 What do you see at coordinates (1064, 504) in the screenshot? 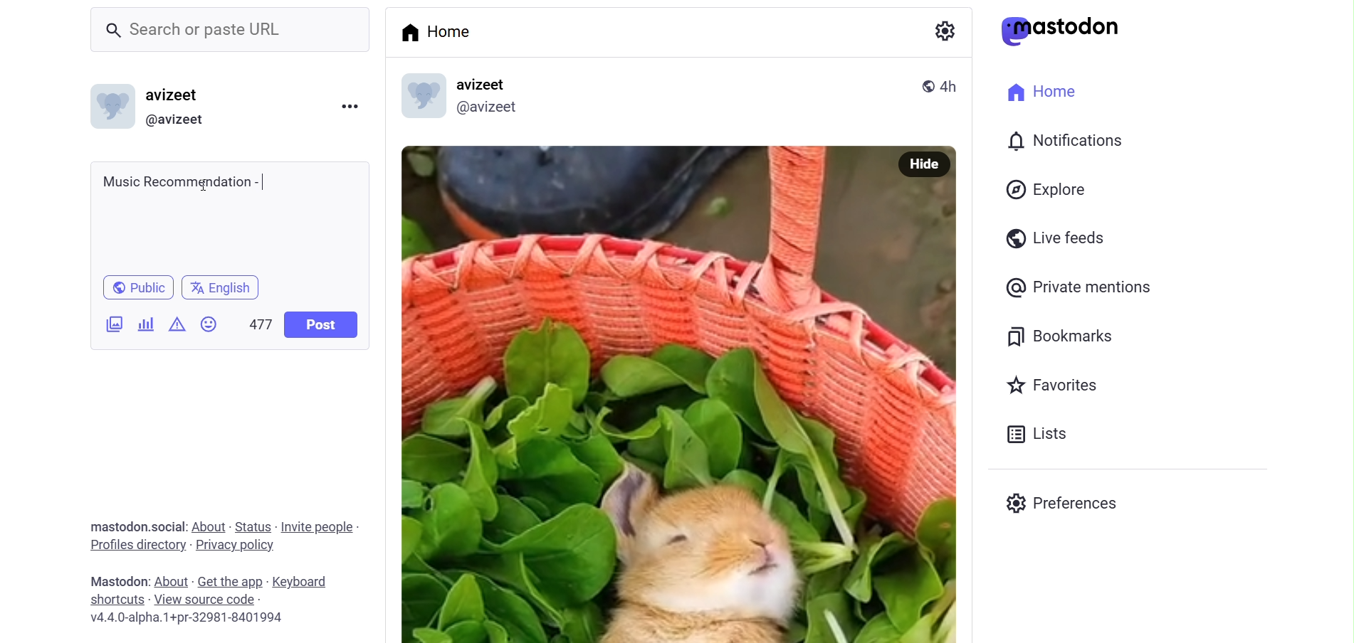
I see `Preferenes` at bounding box center [1064, 504].